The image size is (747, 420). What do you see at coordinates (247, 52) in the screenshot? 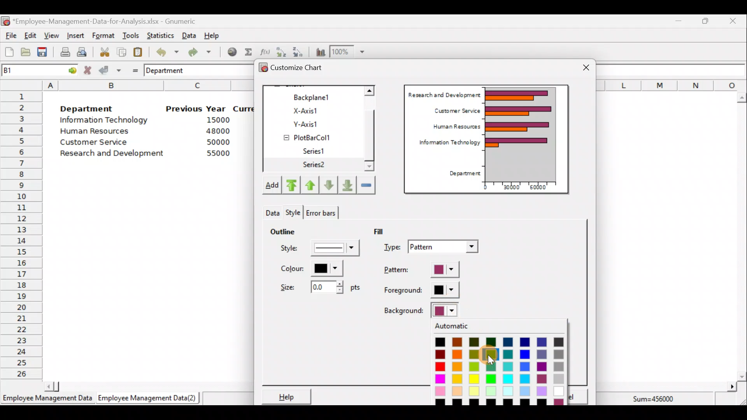
I see `Sum into the current cell` at bounding box center [247, 52].